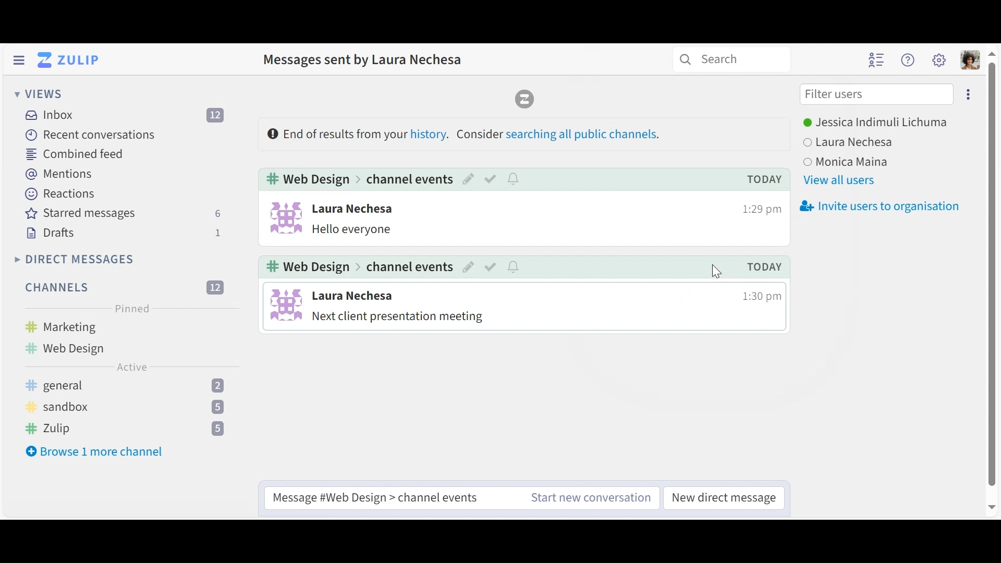 The height and width of the screenshot is (563, 1001). What do you see at coordinates (123, 232) in the screenshot?
I see `Drafts` at bounding box center [123, 232].